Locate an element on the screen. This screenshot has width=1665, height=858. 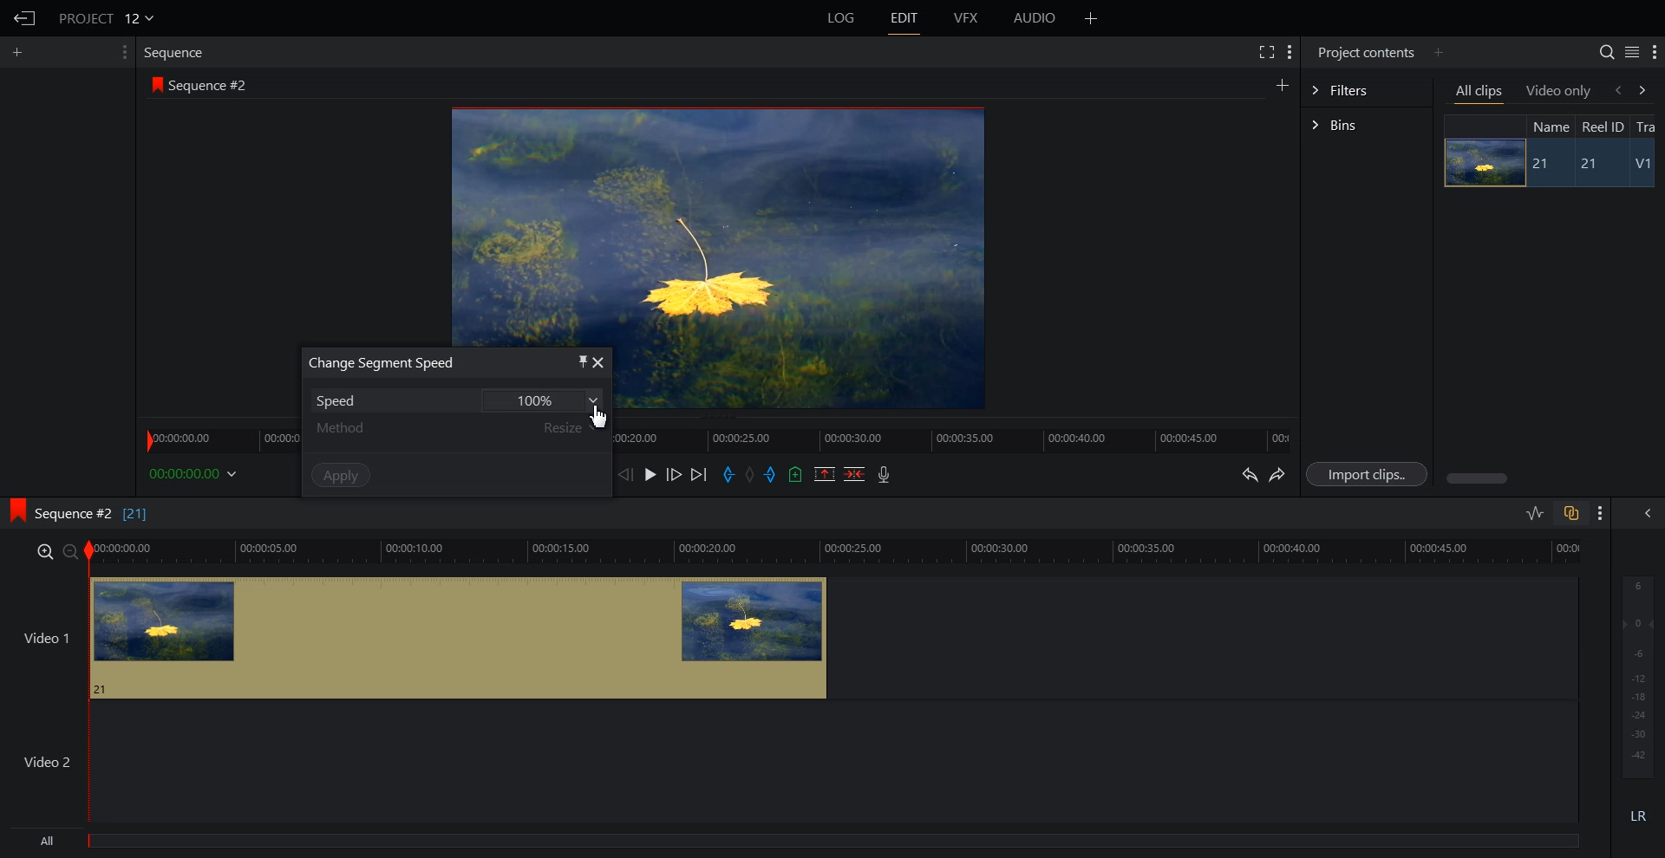
EDIT is located at coordinates (905, 18).